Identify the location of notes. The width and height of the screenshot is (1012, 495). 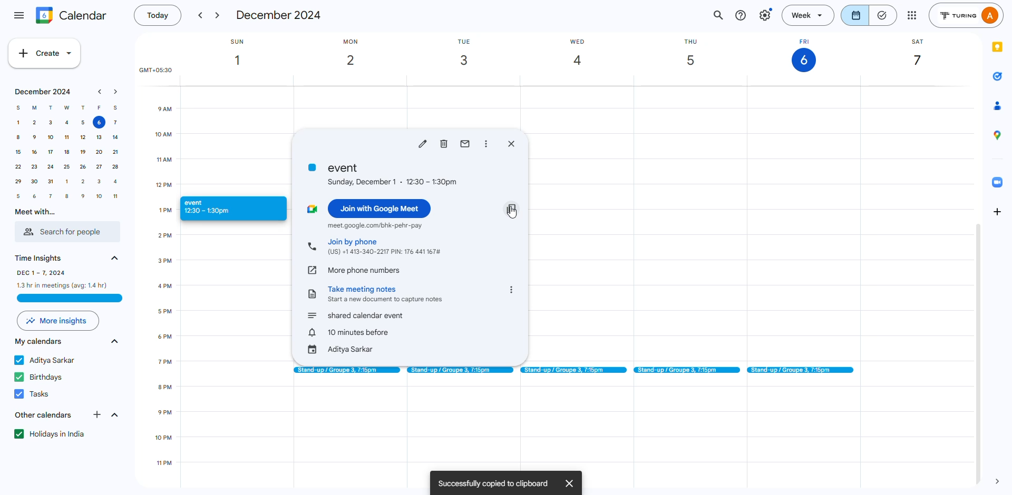
(387, 293).